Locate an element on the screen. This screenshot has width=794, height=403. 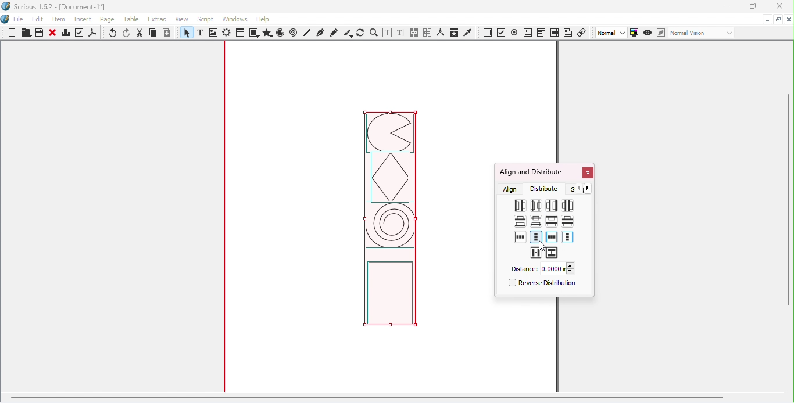
Zoom in or out is located at coordinates (373, 33).